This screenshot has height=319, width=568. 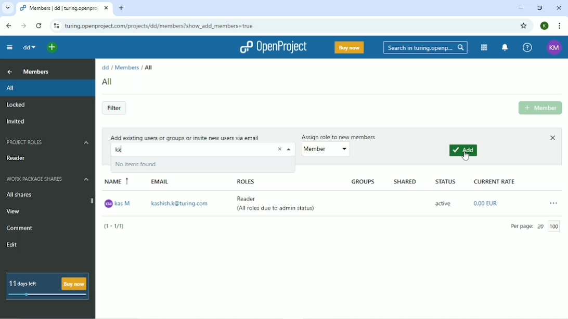 What do you see at coordinates (7, 8) in the screenshot?
I see `Search tabs` at bounding box center [7, 8].